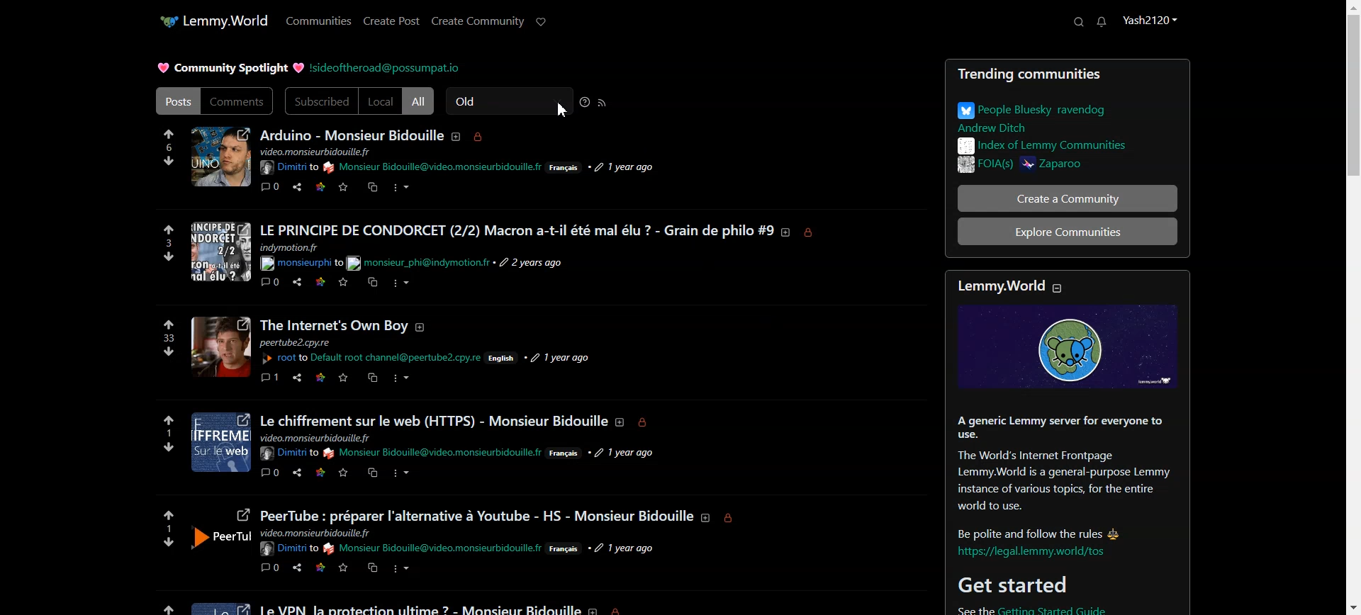  Describe the element at coordinates (420, 101) in the screenshot. I see `All` at that location.